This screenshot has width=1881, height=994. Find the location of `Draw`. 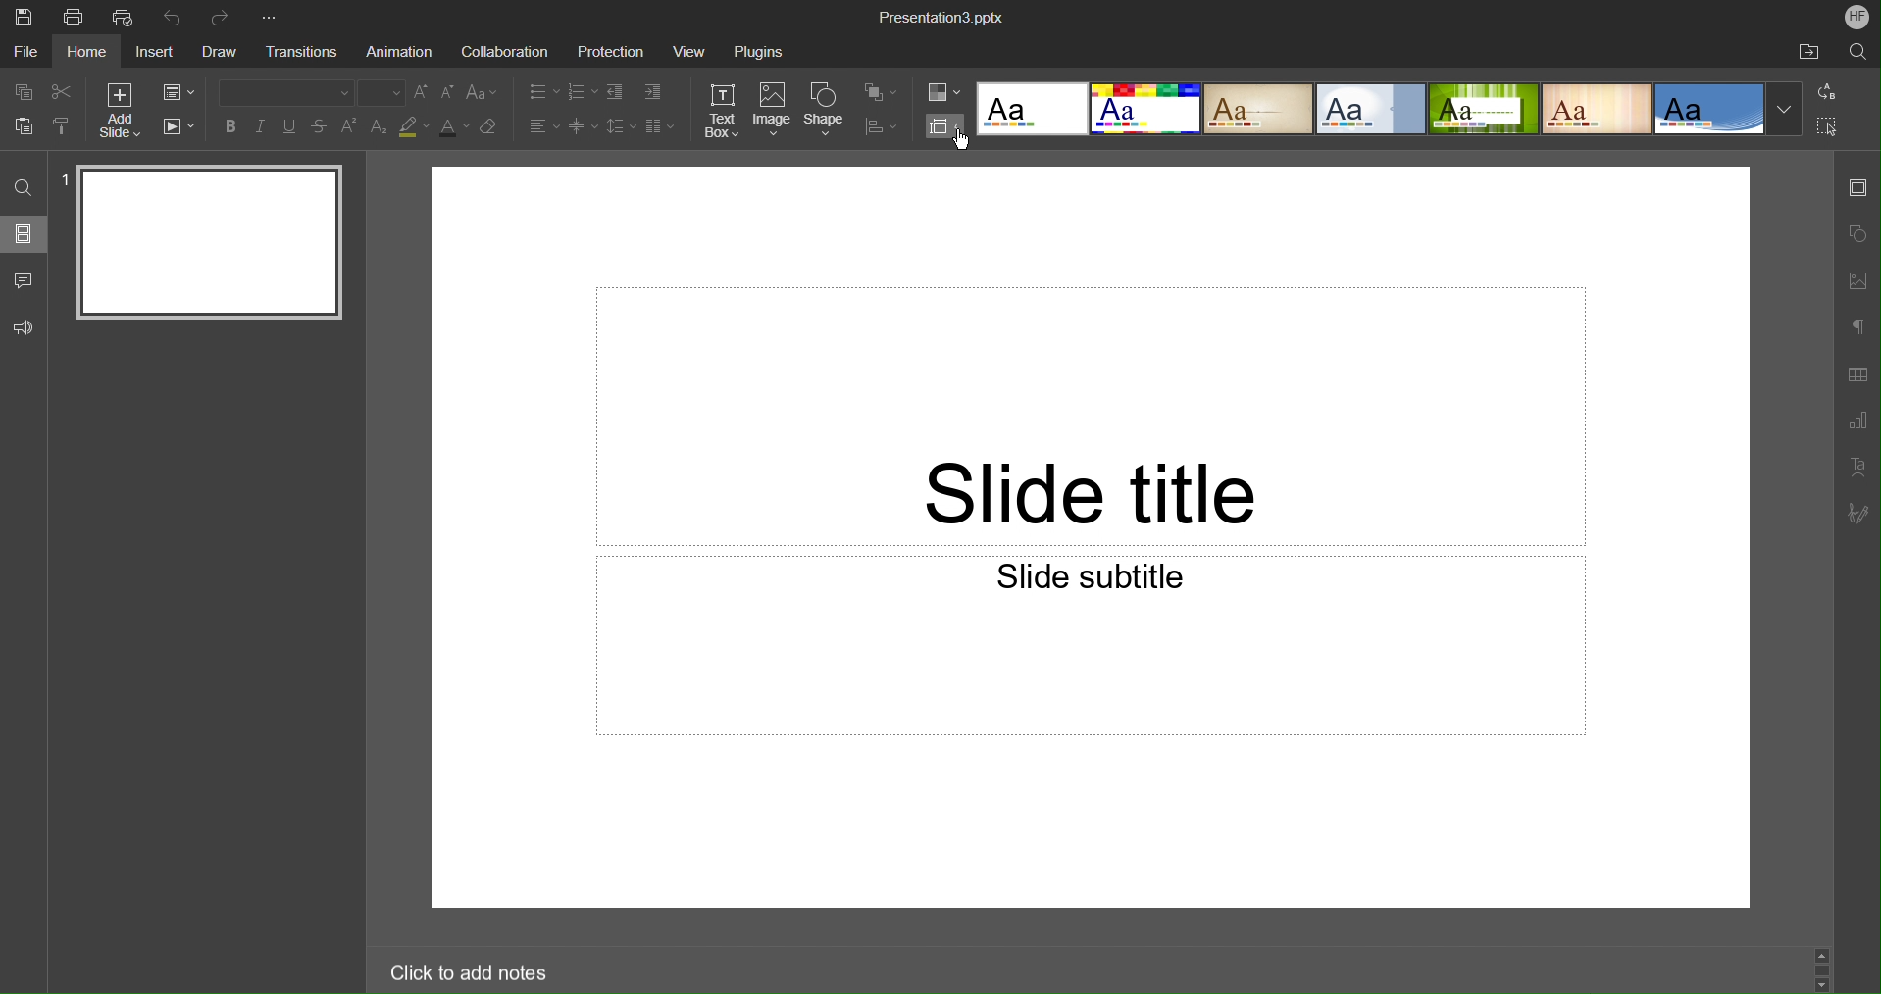

Draw is located at coordinates (220, 53).